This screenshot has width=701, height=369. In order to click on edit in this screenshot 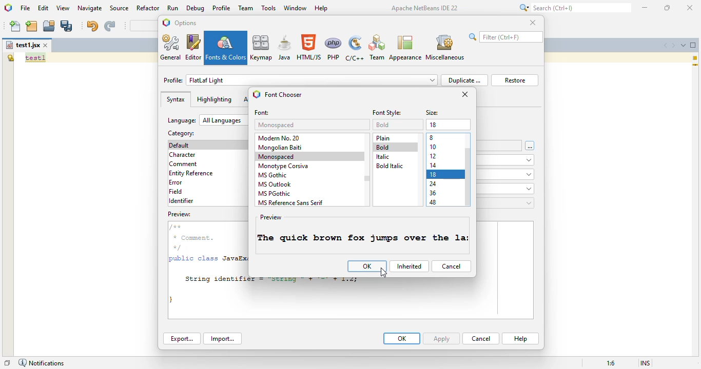, I will do `click(44, 8)`.